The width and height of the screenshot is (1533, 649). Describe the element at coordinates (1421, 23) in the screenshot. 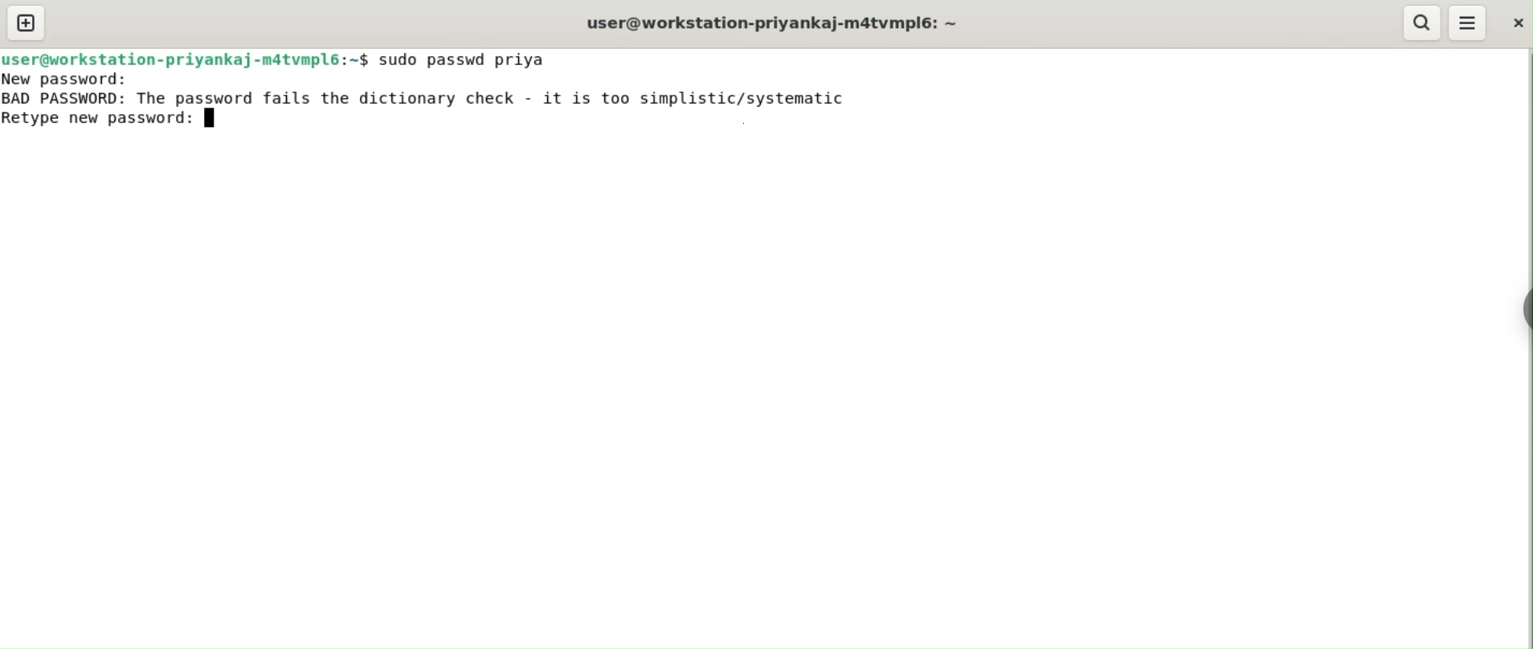

I see `search` at that location.